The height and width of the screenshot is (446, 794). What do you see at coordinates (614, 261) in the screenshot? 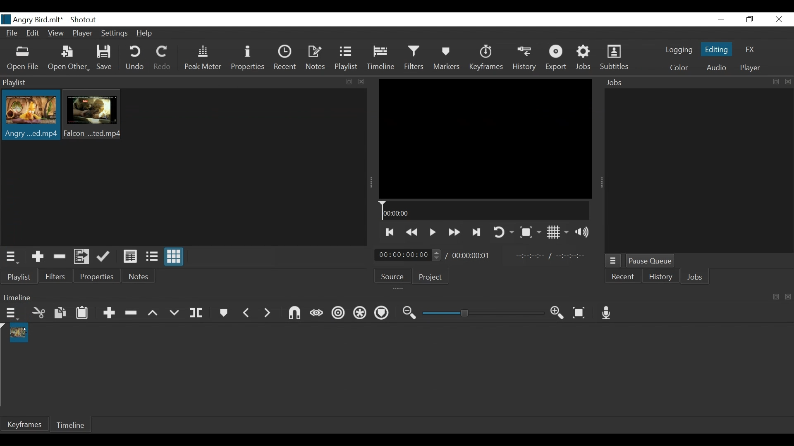
I see `Jobs Menu` at bounding box center [614, 261].